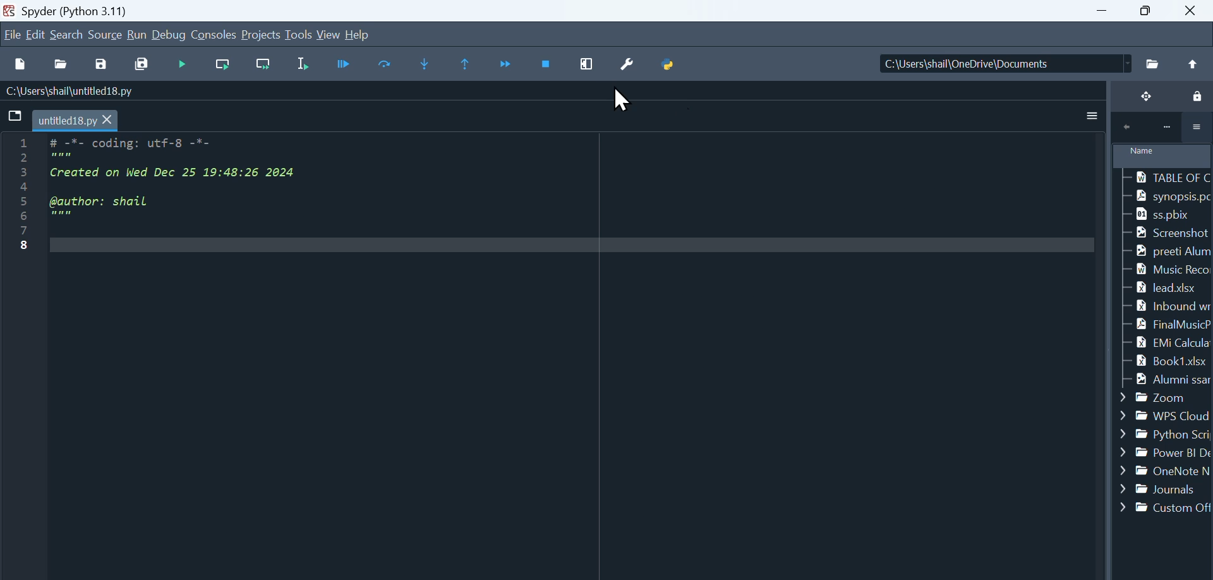 The height and width of the screenshot is (580, 1213). Describe the element at coordinates (1144, 97) in the screenshot. I see `unlock position` at that location.